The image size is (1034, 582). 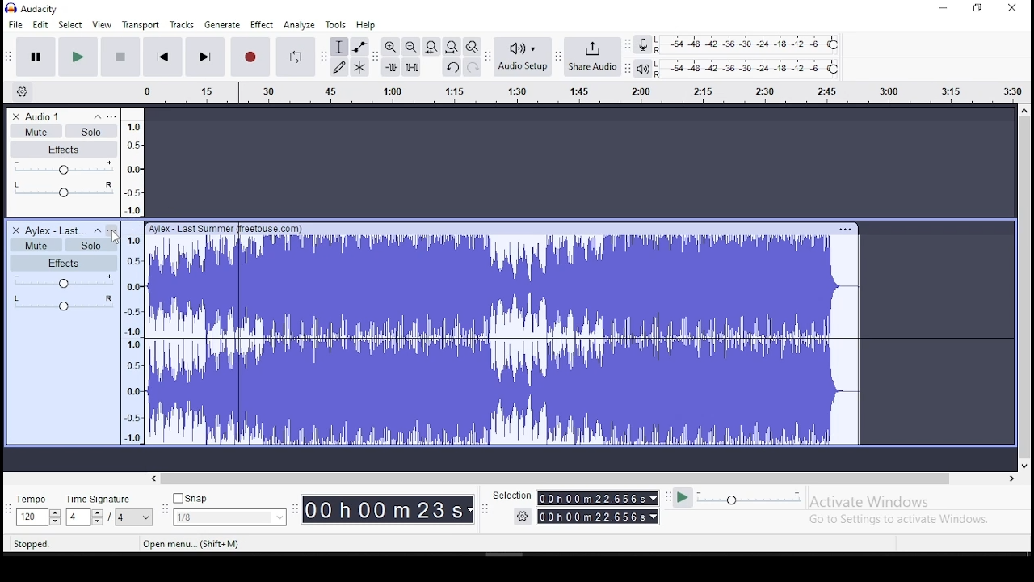 I want to click on analyze, so click(x=300, y=25).